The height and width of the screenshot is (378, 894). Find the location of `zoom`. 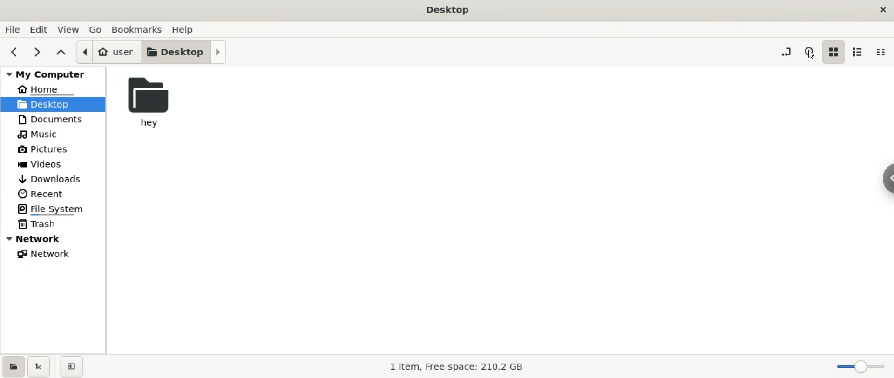

zoom is located at coordinates (862, 367).